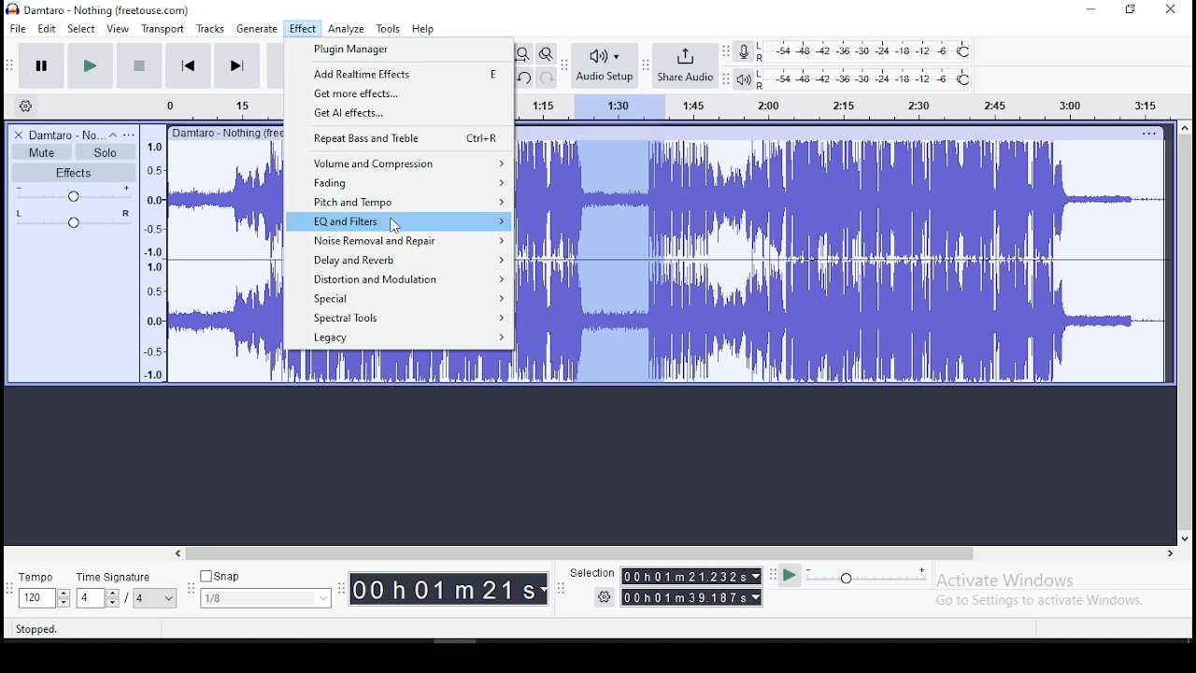 The width and height of the screenshot is (1196, 673). What do you see at coordinates (7, 588) in the screenshot?
I see `` at bounding box center [7, 588].